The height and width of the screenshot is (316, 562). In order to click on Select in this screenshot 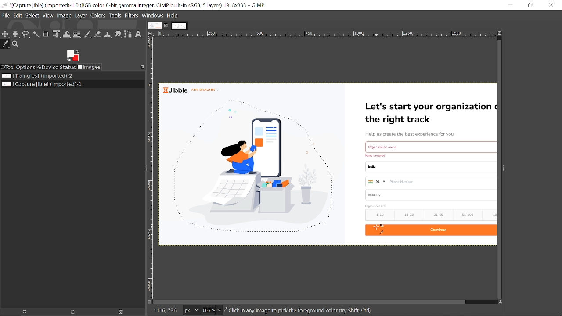, I will do `click(32, 16)`.